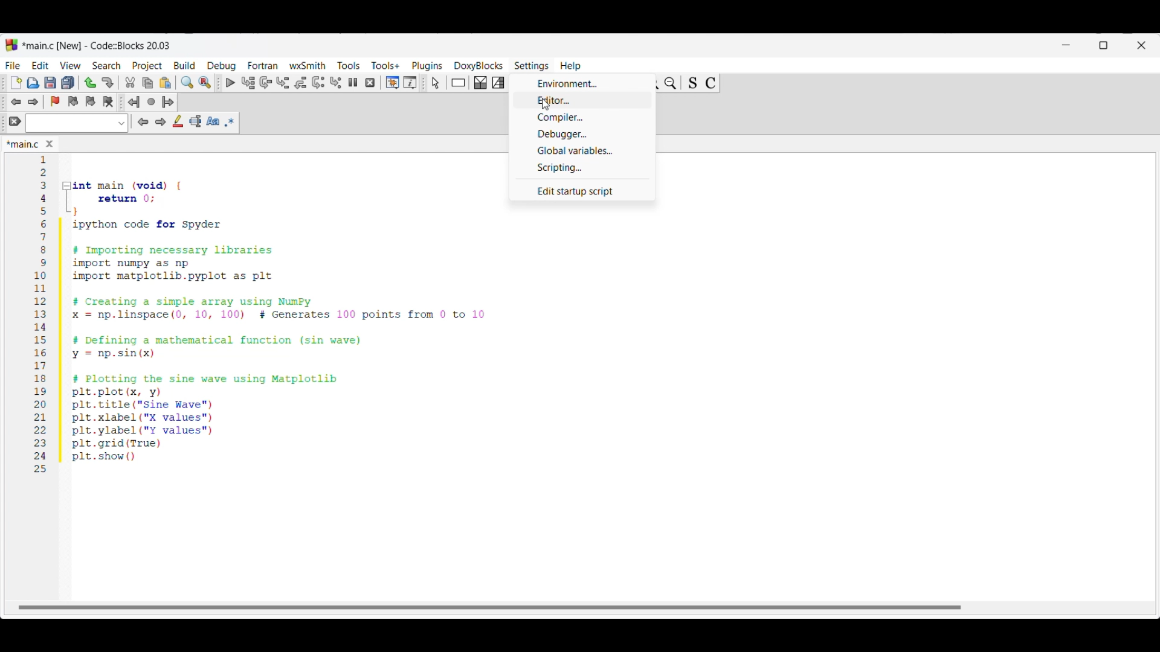 Image resolution: width=1160 pixels, height=652 pixels. What do you see at coordinates (266, 83) in the screenshot?
I see `Next line` at bounding box center [266, 83].